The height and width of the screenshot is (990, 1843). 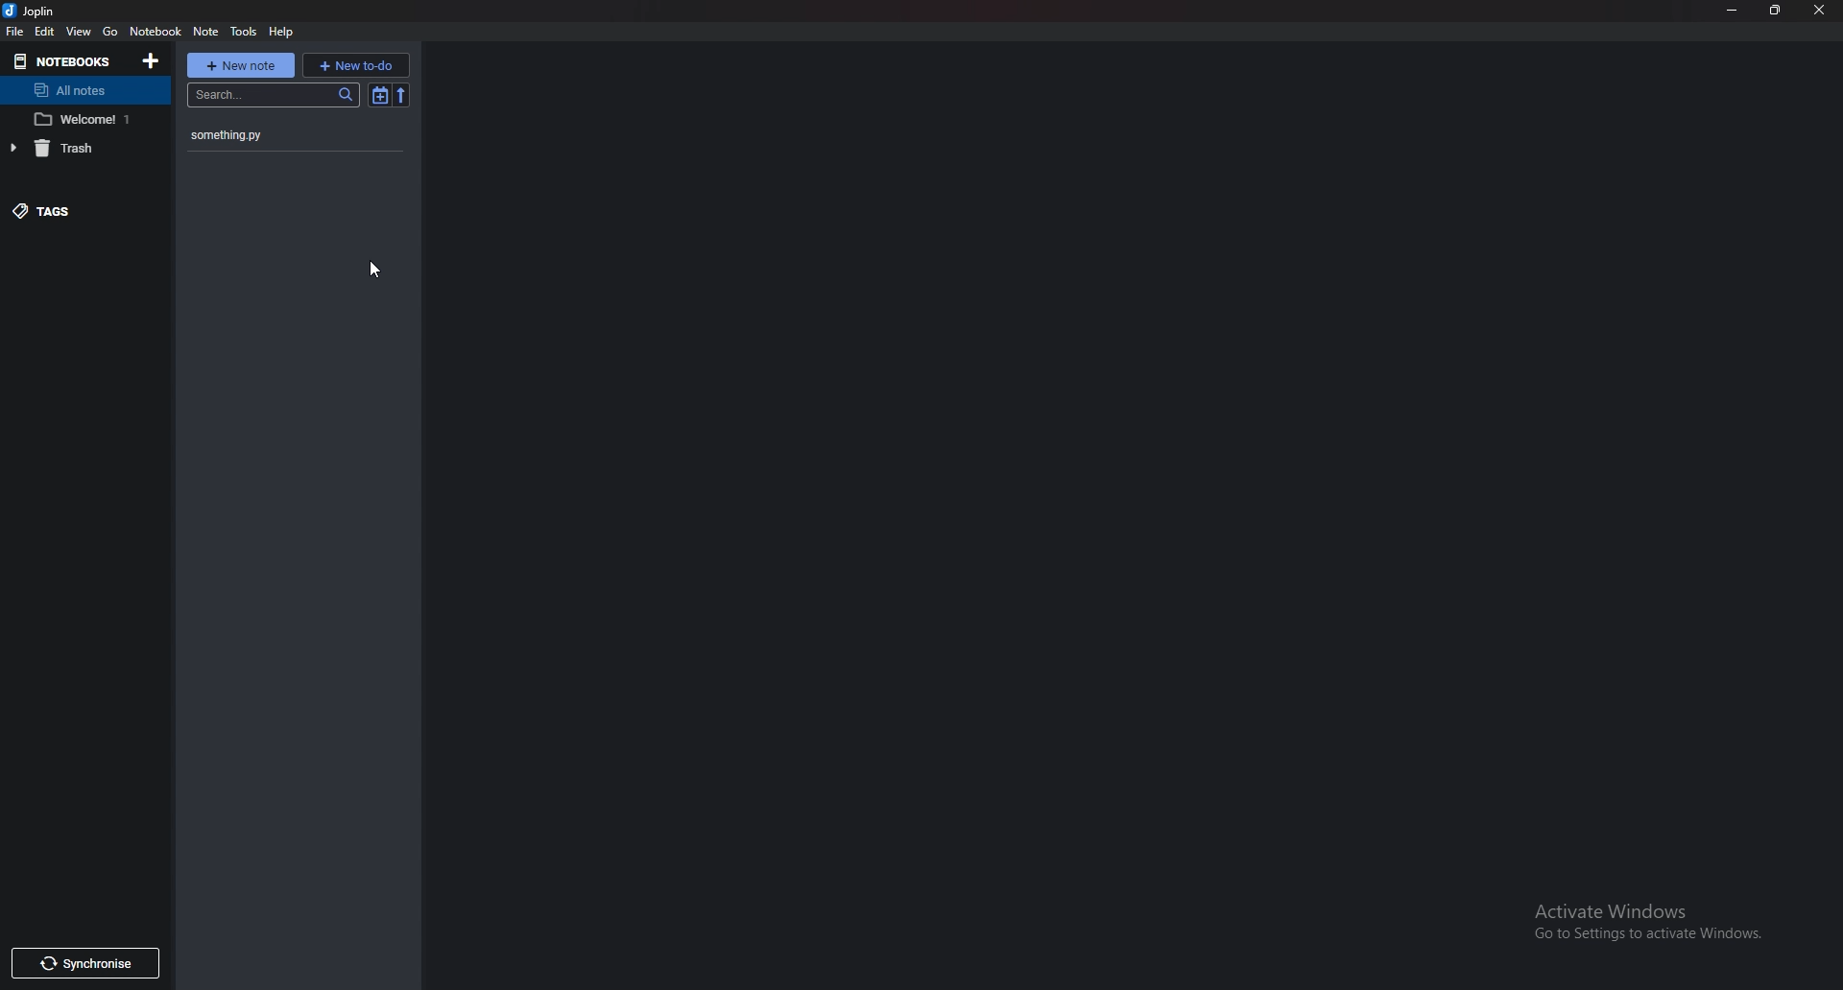 What do you see at coordinates (245, 32) in the screenshot?
I see `tools` at bounding box center [245, 32].